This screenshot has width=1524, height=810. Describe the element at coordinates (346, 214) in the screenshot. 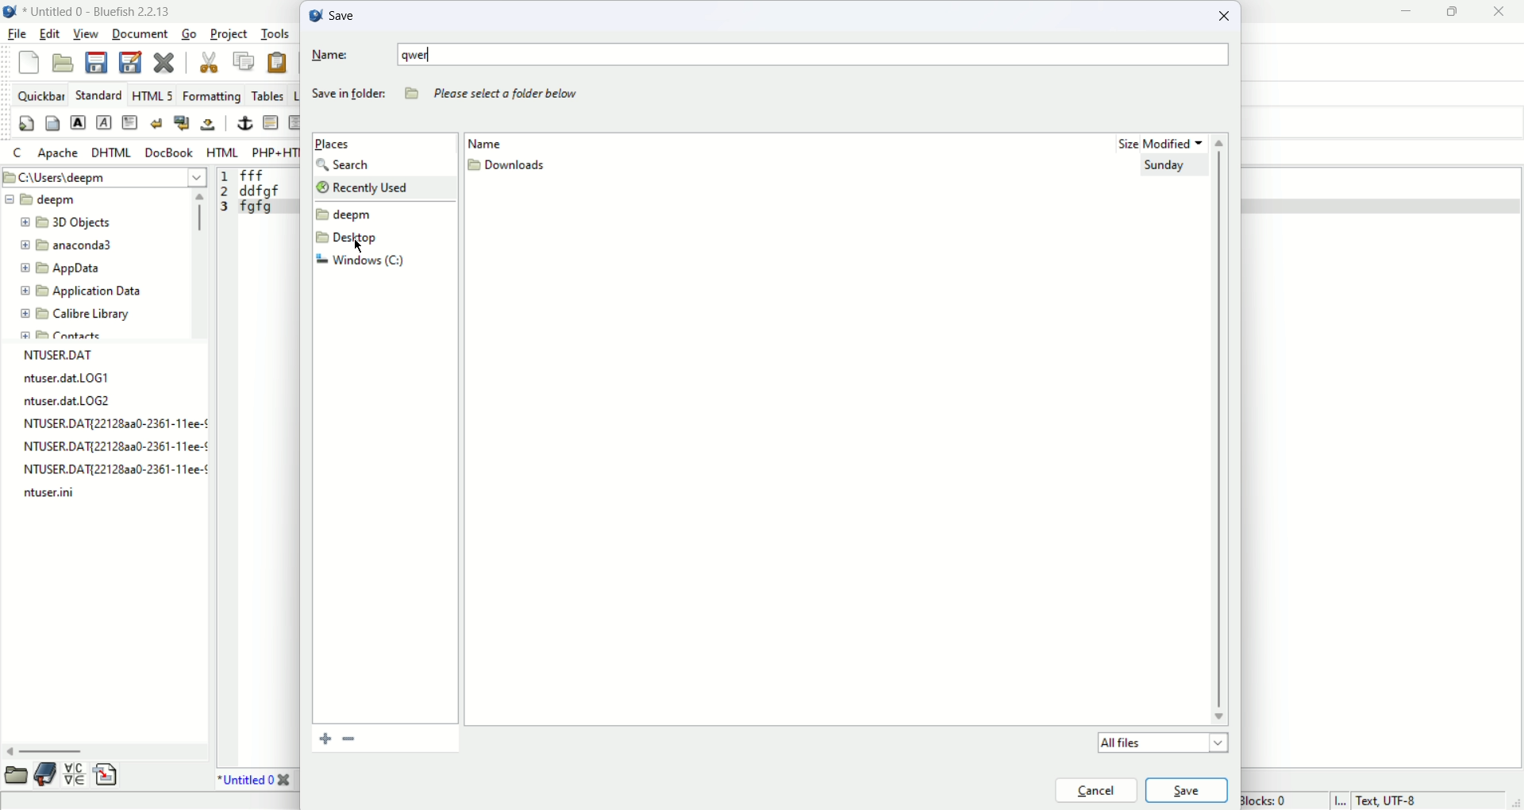

I see `deepm` at that location.